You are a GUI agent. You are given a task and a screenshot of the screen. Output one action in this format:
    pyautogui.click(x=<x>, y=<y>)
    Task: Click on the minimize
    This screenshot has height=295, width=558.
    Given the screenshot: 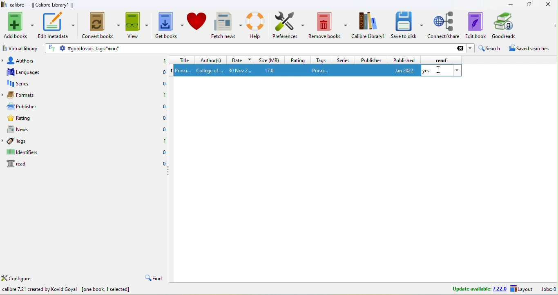 What is the action you would take?
    pyautogui.click(x=510, y=4)
    